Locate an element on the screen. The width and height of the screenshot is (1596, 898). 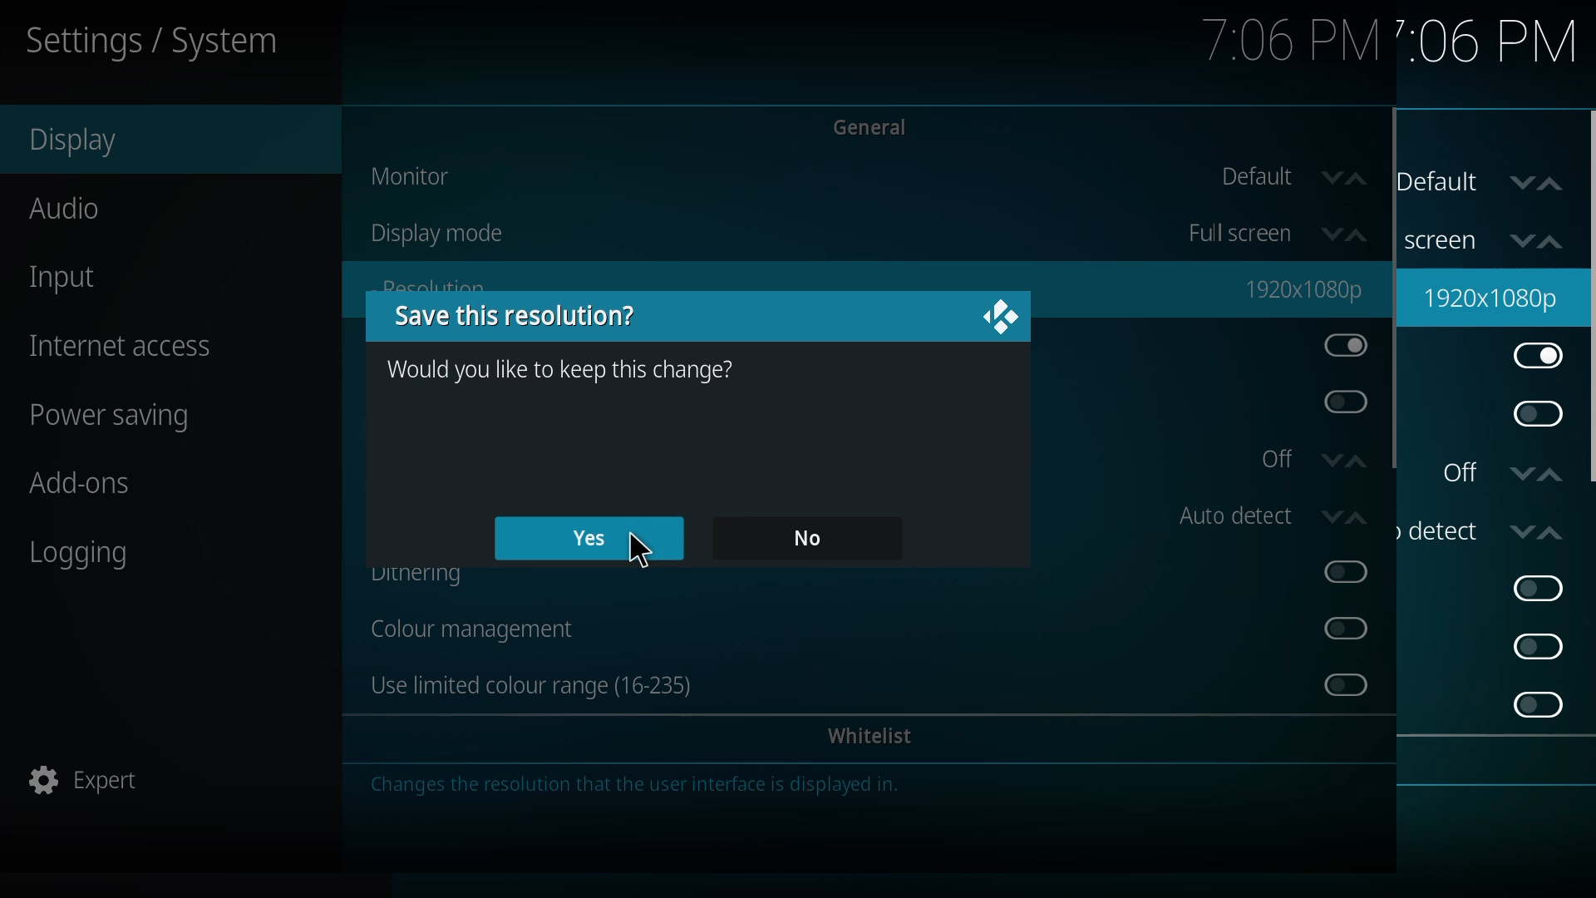
monitor is located at coordinates (416, 176).